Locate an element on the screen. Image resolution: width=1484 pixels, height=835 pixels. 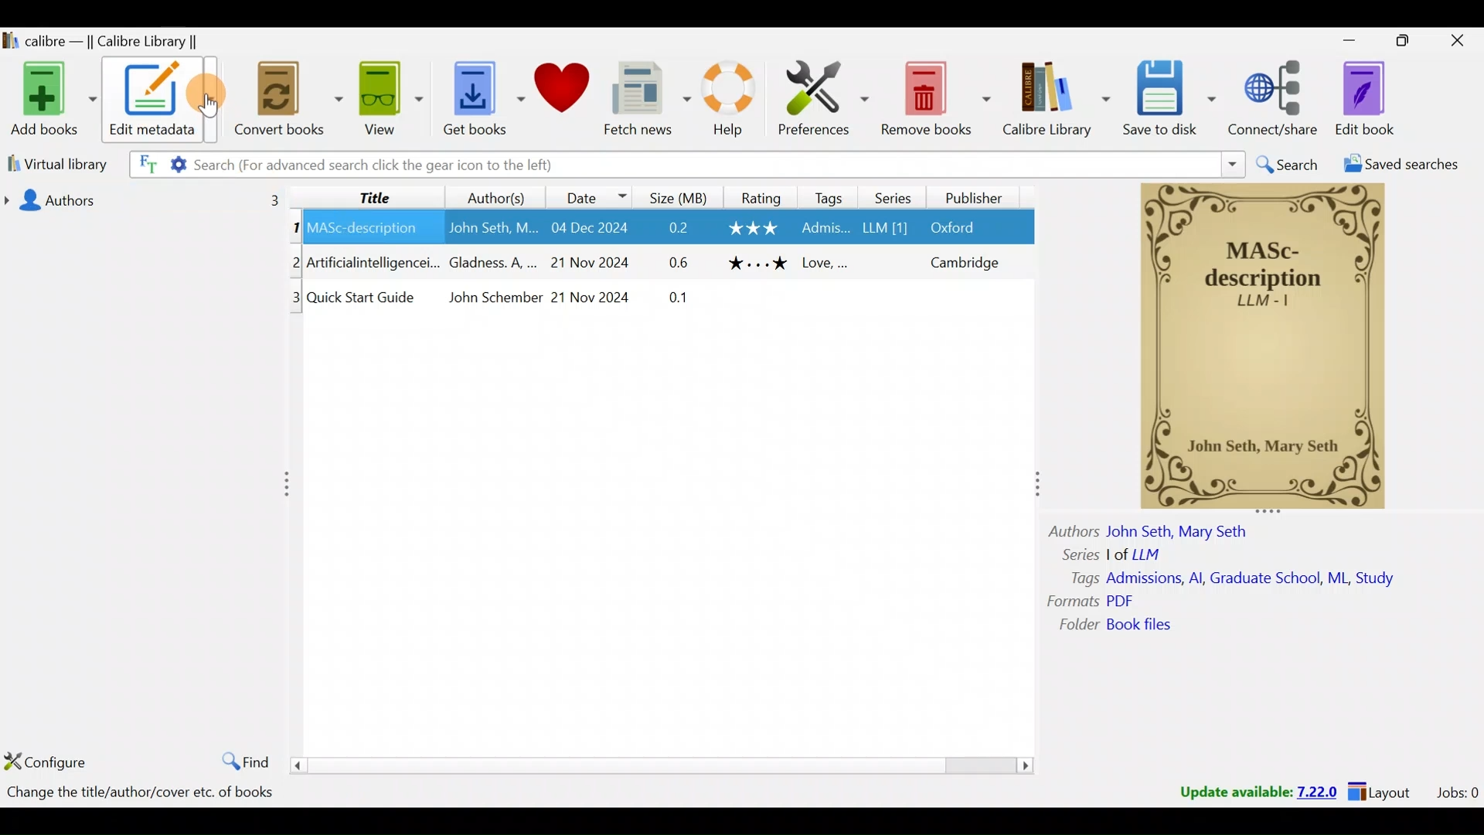
Save to disk is located at coordinates (1173, 98).